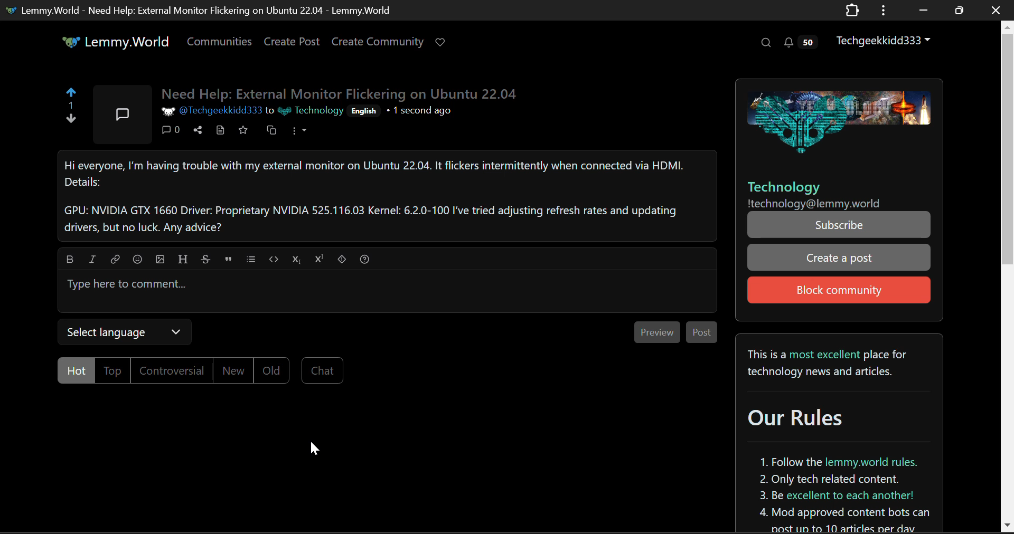 This screenshot has width=1014, height=534. Describe the element at coordinates (70, 259) in the screenshot. I see `Bold` at that location.